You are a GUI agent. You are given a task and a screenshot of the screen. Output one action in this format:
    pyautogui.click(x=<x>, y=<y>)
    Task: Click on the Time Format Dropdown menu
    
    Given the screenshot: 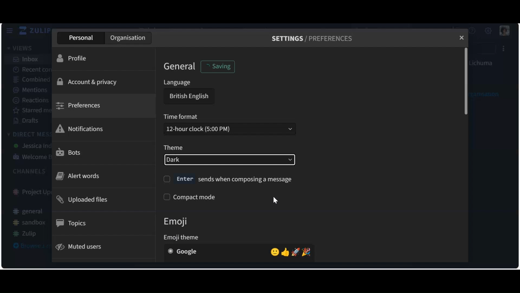 What is the action you would take?
    pyautogui.click(x=229, y=129)
    